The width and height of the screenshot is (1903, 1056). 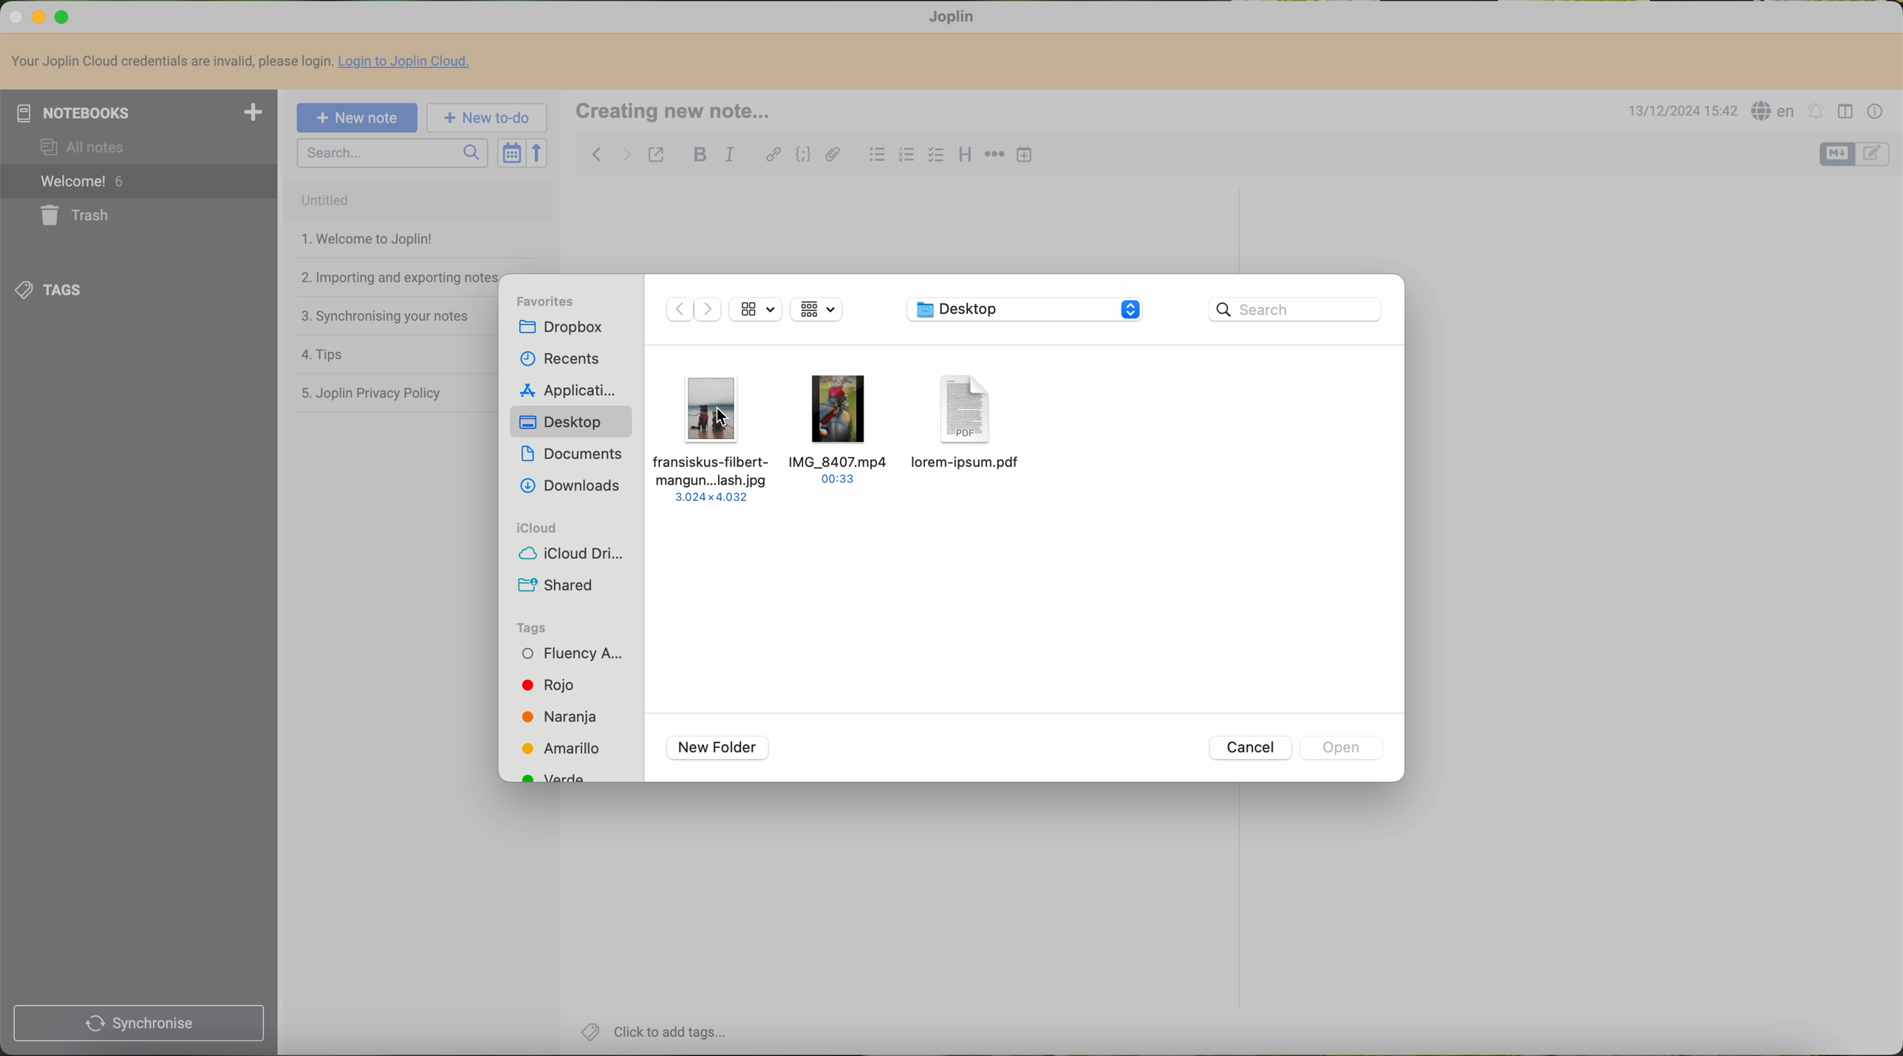 What do you see at coordinates (995, 155) in the screenshot?
I see `horizontal rule` at bounding box center [995, 155].